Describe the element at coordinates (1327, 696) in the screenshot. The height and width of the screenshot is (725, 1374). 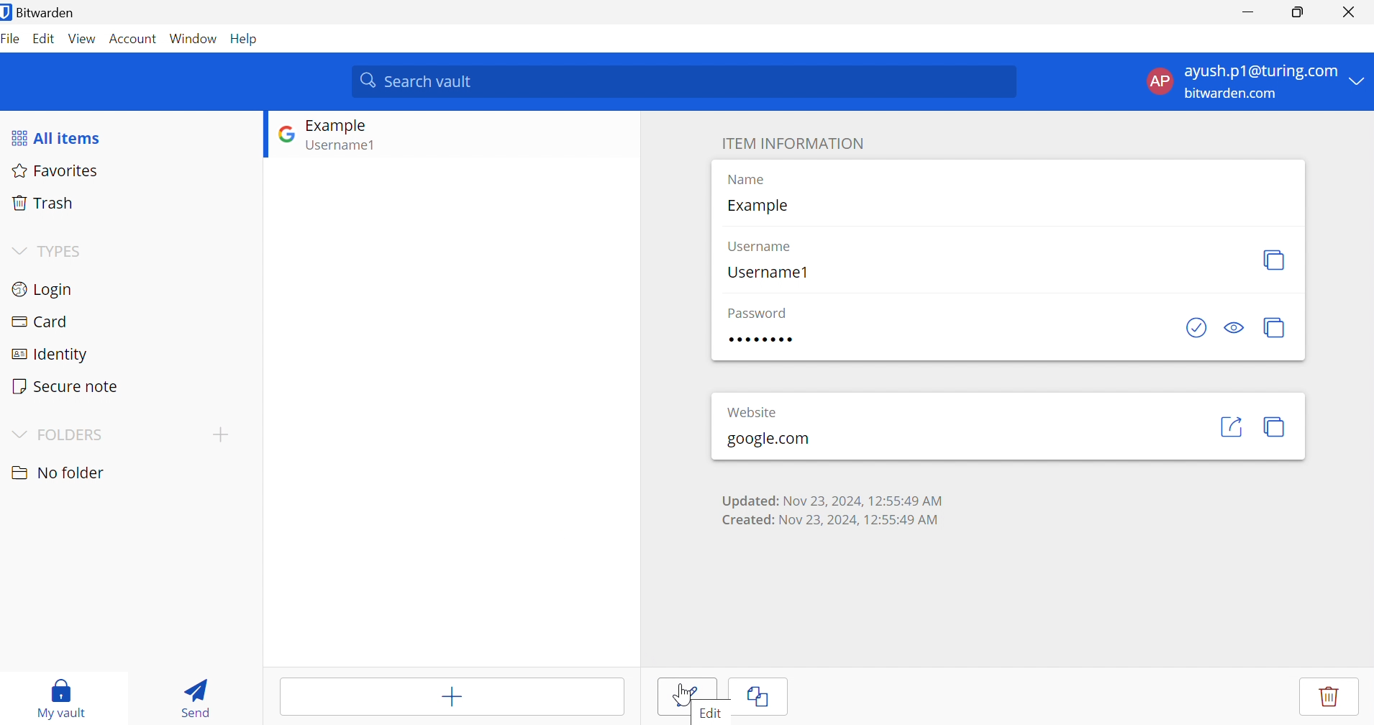
I see `Delete` at that location.